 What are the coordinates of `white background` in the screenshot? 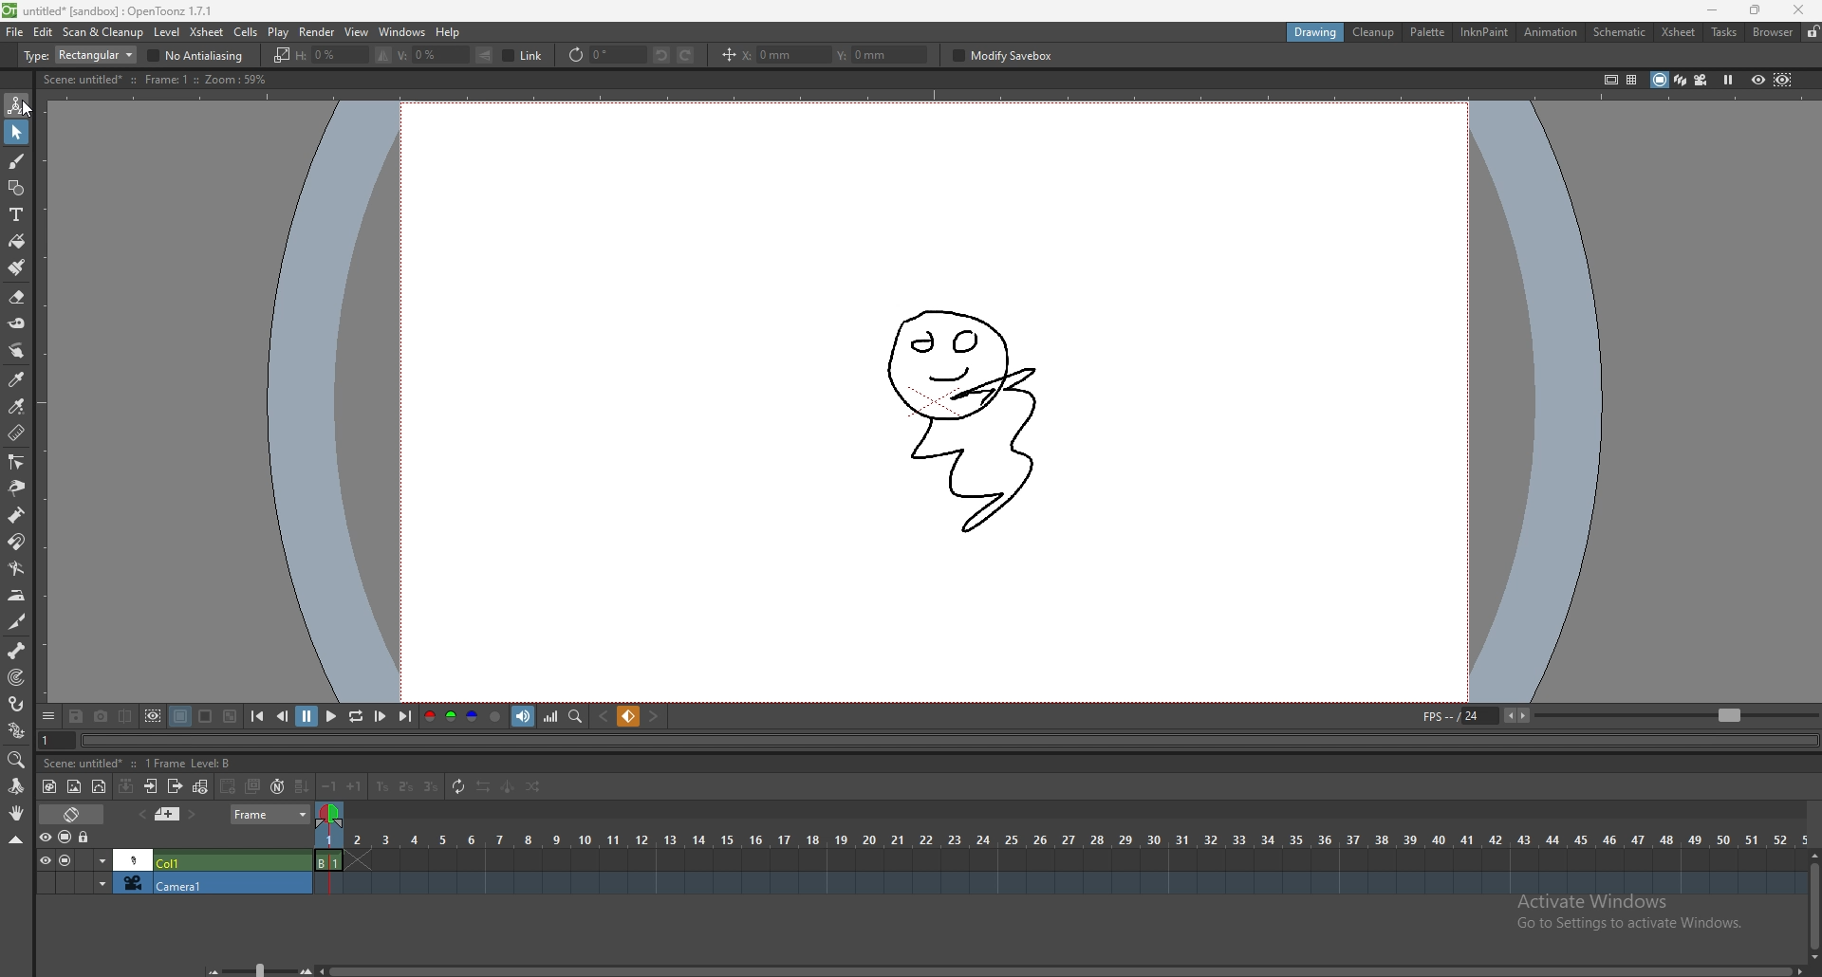 It's located at (205, 716).